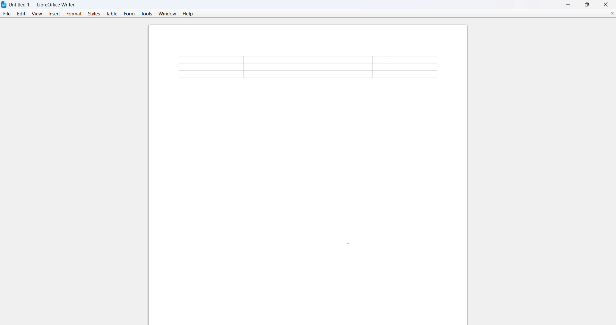  What do you see at coordinates (4, 4) in the screenshot?
I see `libreofficewriter logo` at bounding box center [4, 4].